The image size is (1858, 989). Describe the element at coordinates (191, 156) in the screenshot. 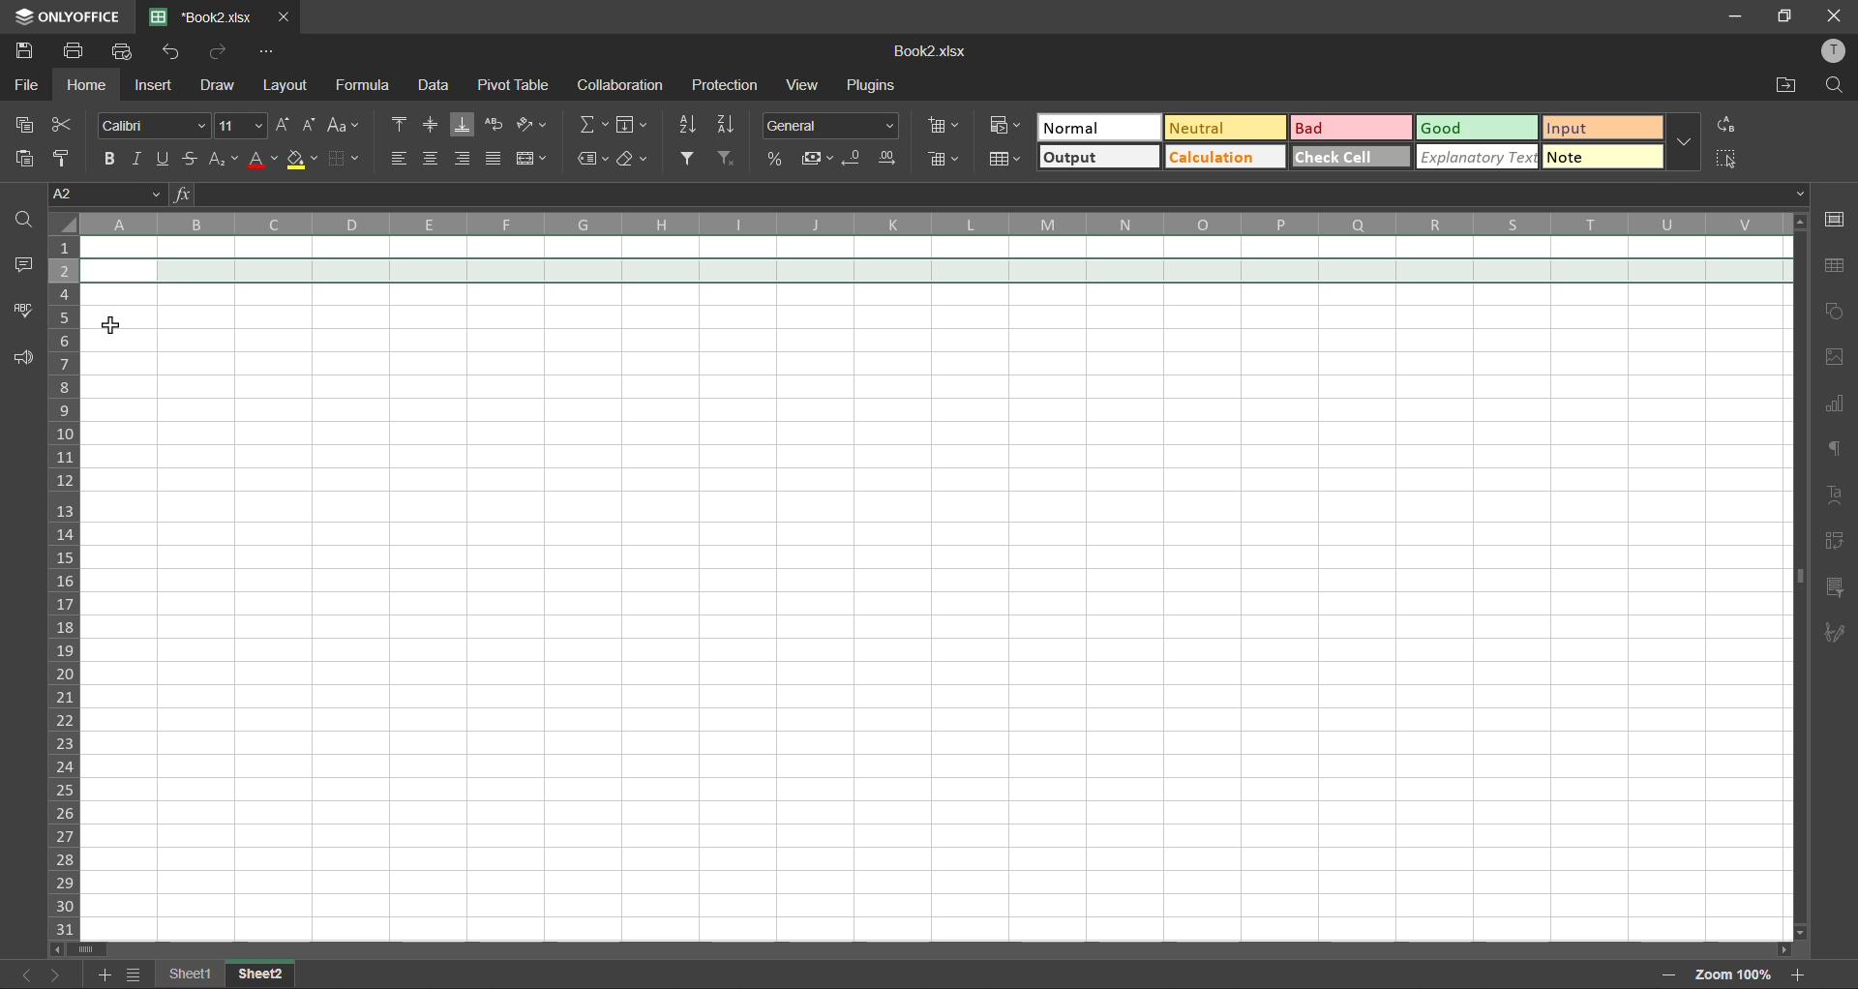

I see `strikethrough` at that location.